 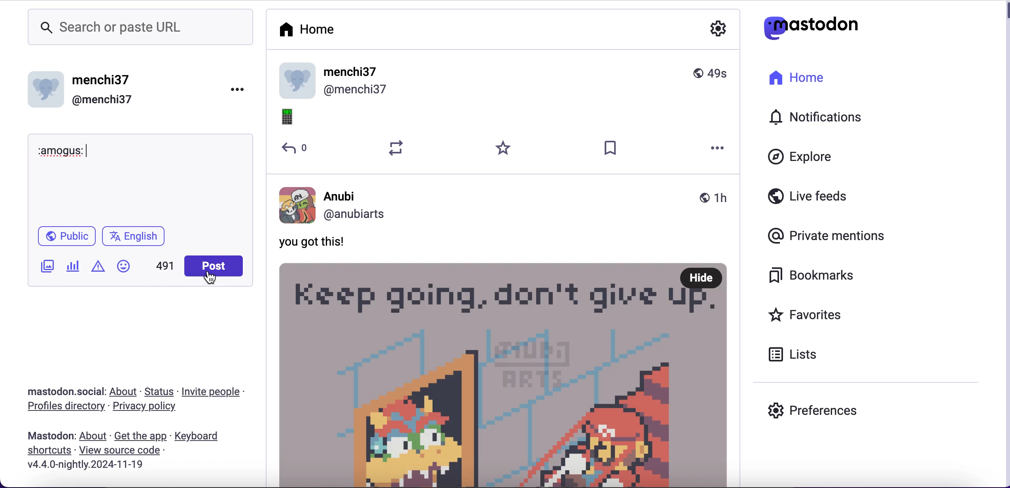 I want to click on explore, so click(x=813, y=158).